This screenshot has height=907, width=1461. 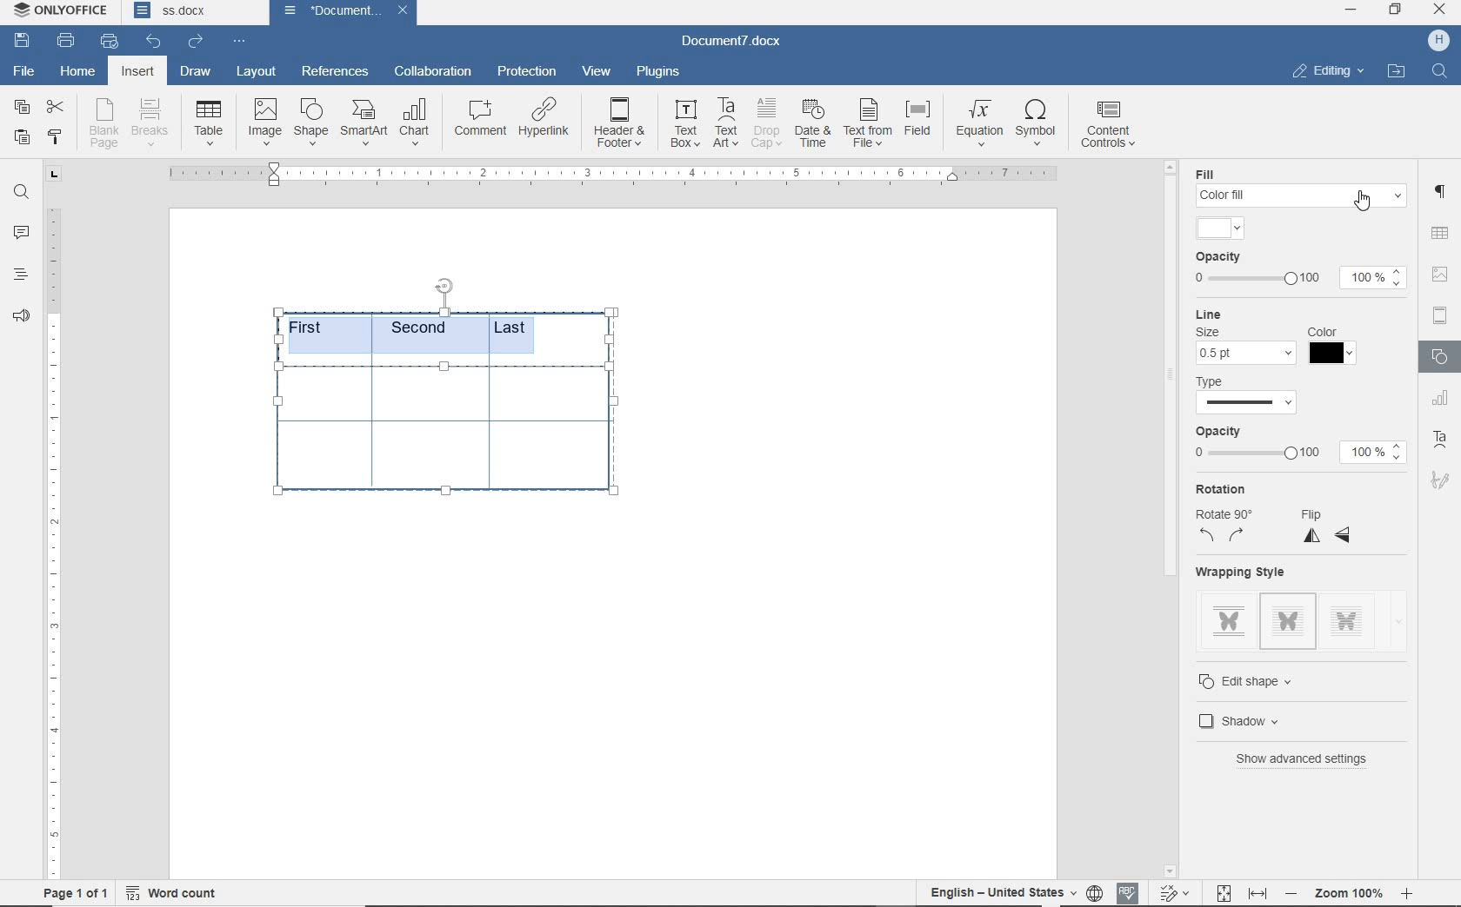 I want to click on chart, so click(x=417, y=123).